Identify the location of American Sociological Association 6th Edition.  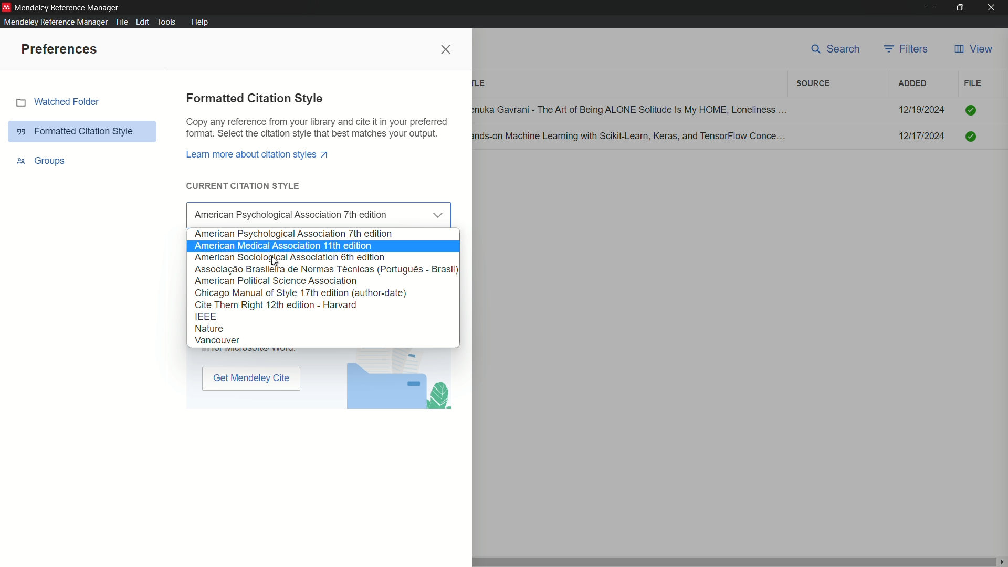
(323, 257).